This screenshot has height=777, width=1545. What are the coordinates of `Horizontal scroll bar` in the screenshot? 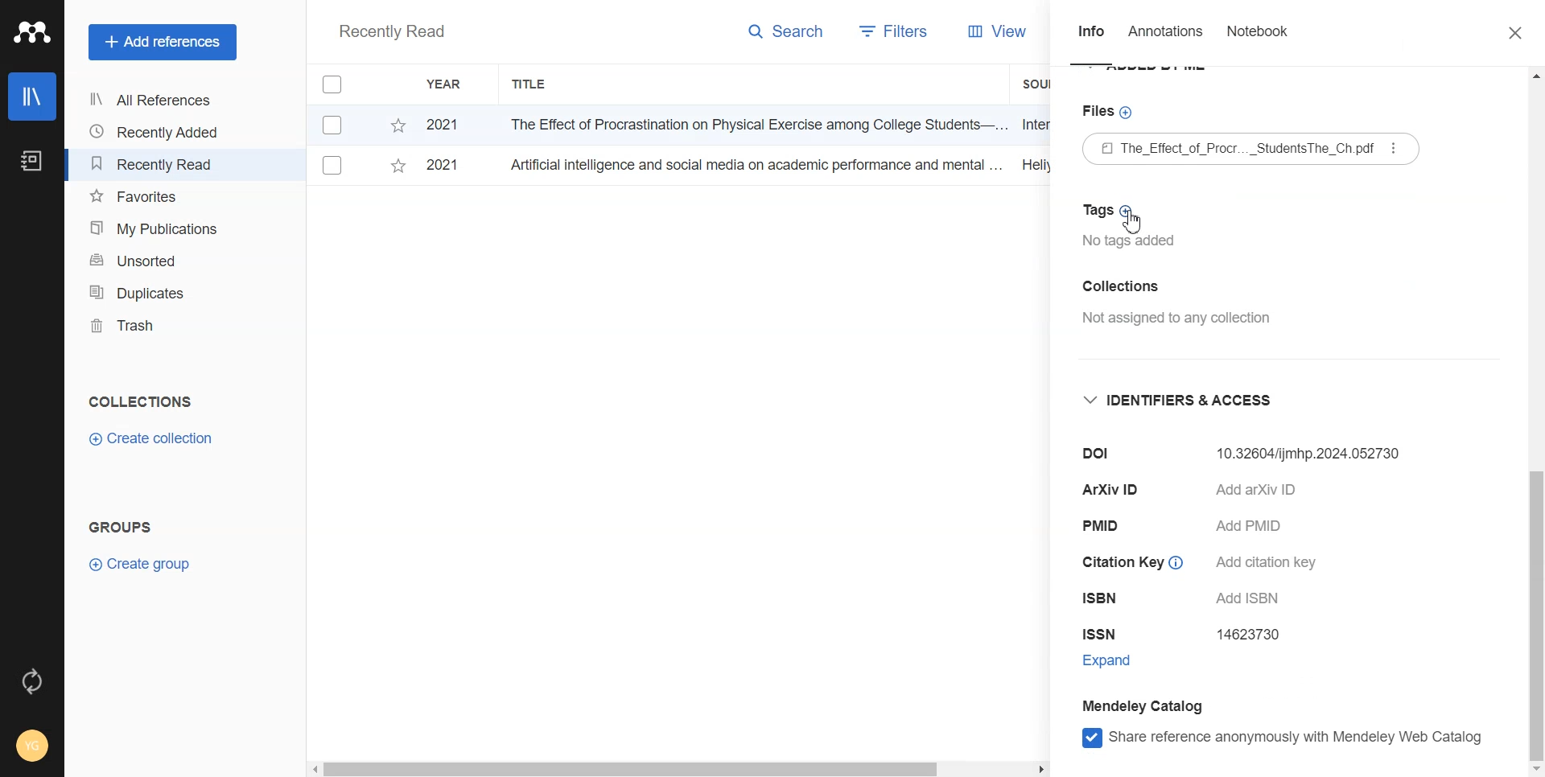 It's located at (678, 767).